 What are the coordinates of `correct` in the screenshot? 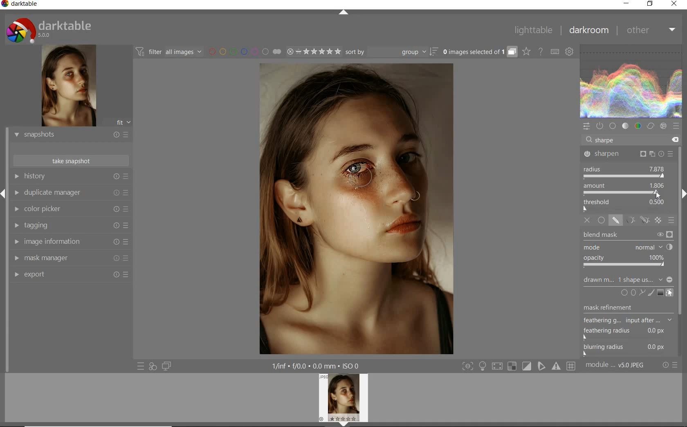 It's located at (650, 127).